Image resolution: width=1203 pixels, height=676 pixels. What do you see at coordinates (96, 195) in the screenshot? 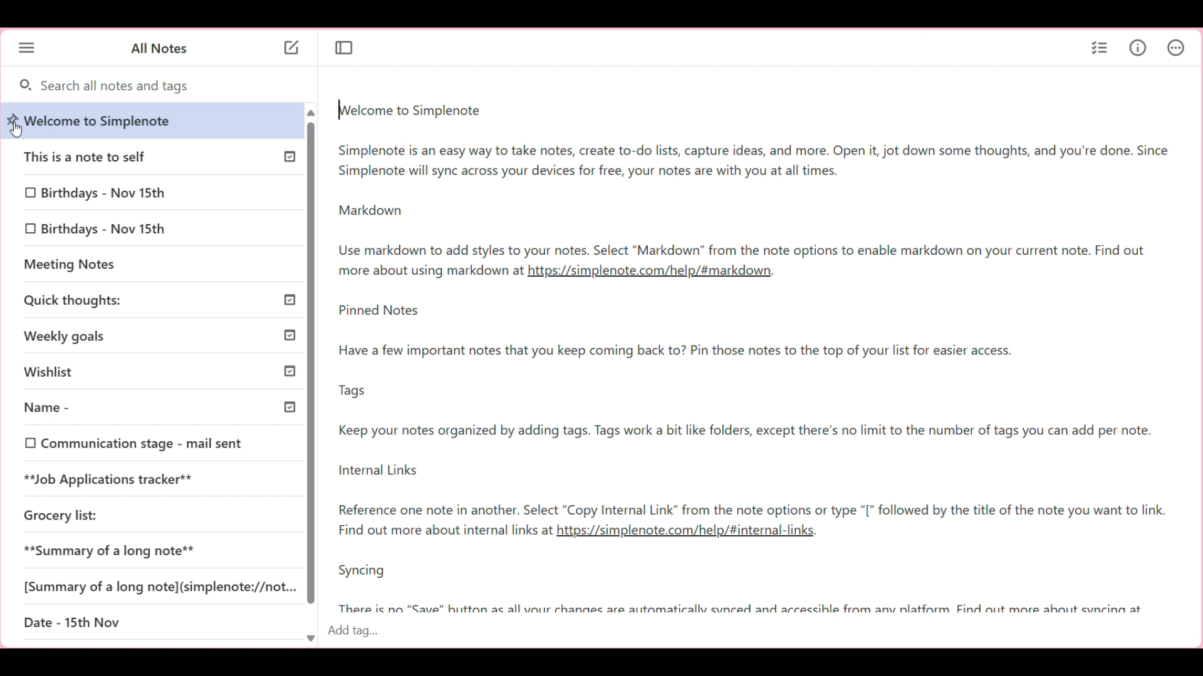
I see `0 Birthdays - Nov 15th` at bounding box center [96, 195].